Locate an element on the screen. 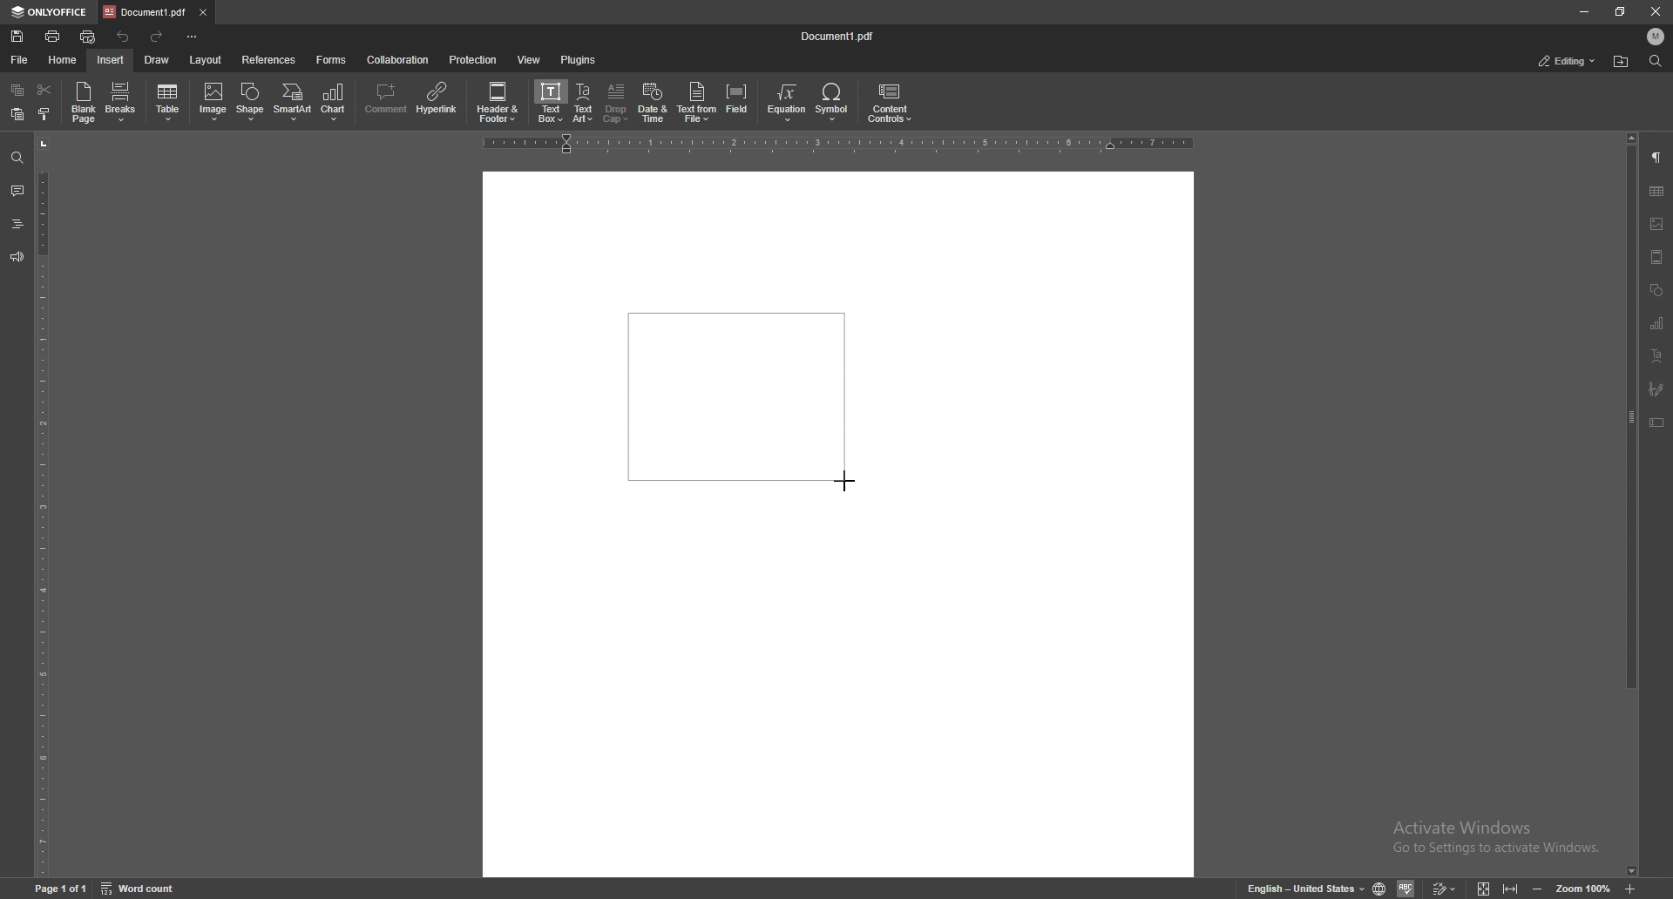  text box is located at coordinates (1657, 422).